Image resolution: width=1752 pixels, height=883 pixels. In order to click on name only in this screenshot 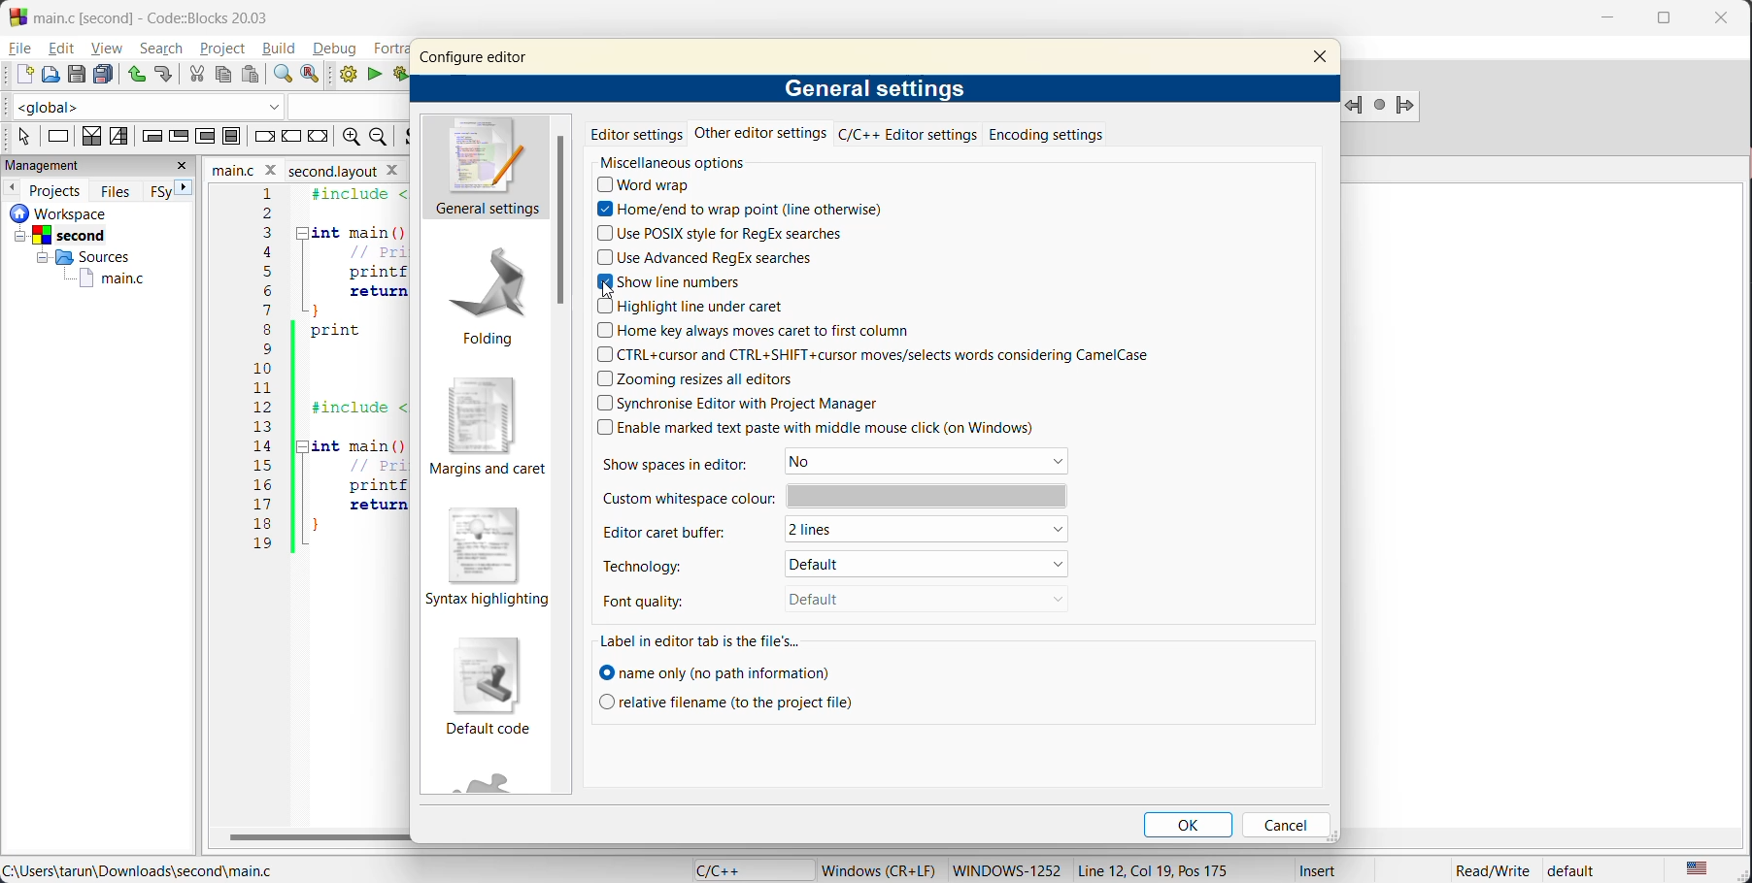, I will do `click(718, 671)`.